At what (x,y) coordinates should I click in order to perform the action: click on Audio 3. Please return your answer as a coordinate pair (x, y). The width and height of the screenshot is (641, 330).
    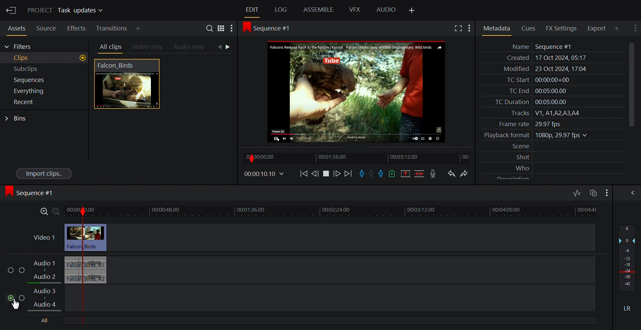
    Looking at the image, I should click on (45, 294).